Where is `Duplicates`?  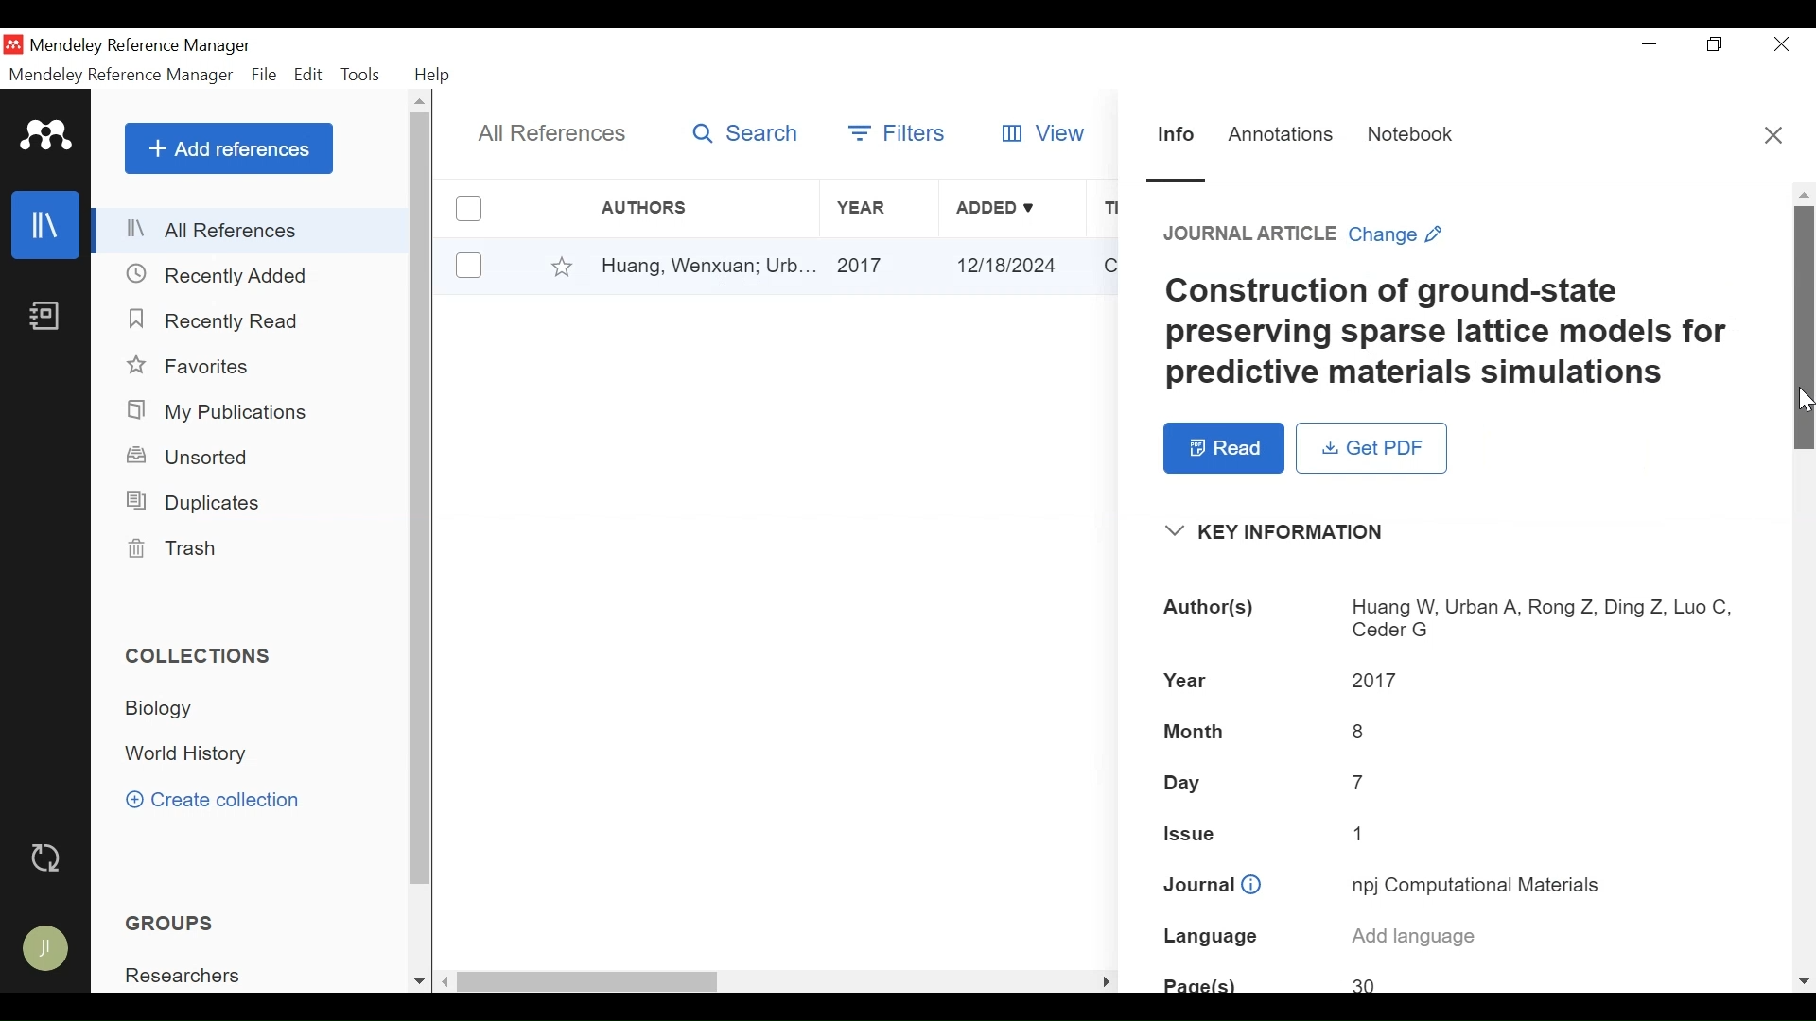 Duplicates is located at coordinates (197, 505).